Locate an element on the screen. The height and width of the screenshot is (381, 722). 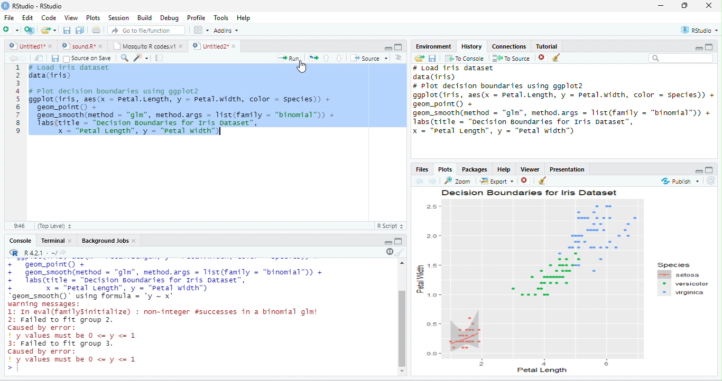
versicolor is located at coordinates (684, 284).